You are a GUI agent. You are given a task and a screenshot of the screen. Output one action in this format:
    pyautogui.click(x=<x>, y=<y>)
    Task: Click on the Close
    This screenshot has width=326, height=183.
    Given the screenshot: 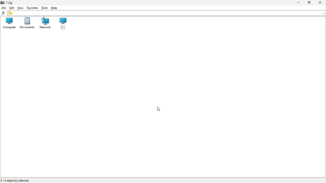 What is the action you would take?
    pyautogui.click(x=321, y=3)
    